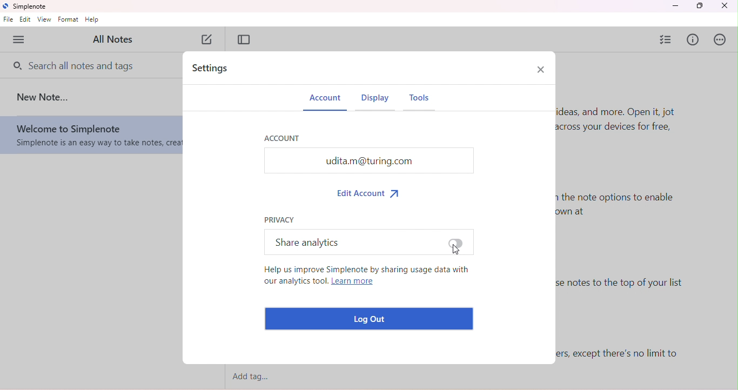 Image resolution: width=738 pixels, height=390 pixels. I want to click on format, so click(68, 19).